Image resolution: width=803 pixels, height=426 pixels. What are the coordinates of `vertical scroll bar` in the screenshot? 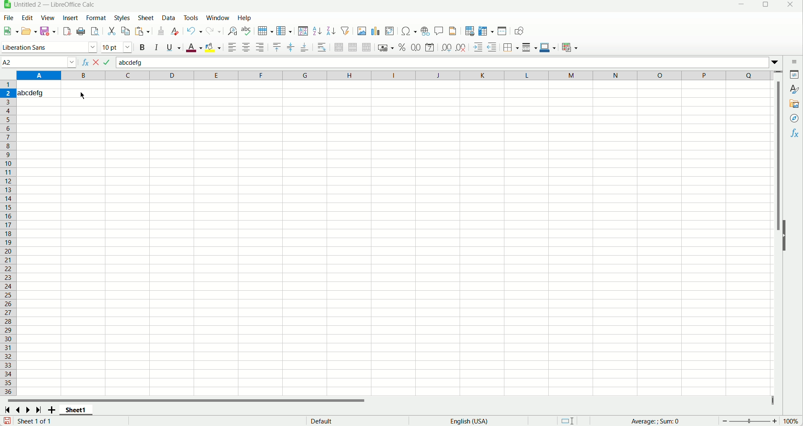 It's located at (780, 236).